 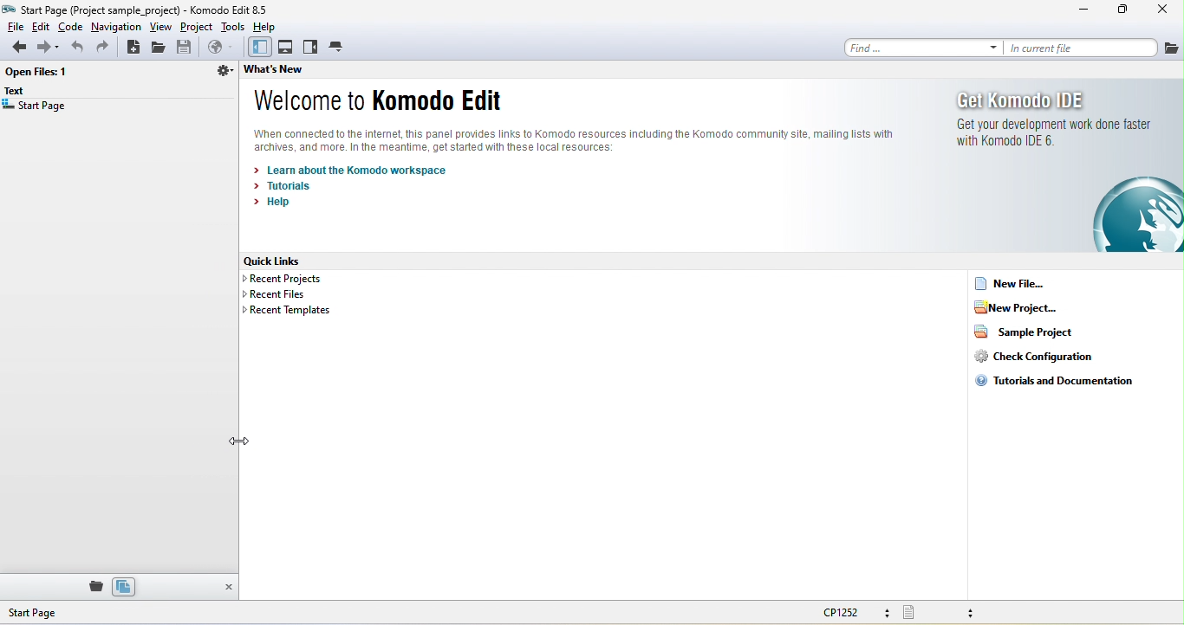 What do you see at coordinates (1080, 48) in the screenshot?
I see `in current file` at bounding box center [1080, 48].